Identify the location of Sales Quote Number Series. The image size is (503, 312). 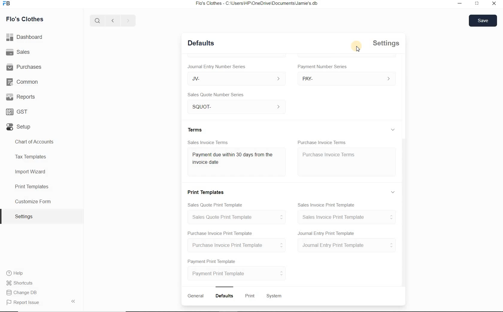
(216, 95).